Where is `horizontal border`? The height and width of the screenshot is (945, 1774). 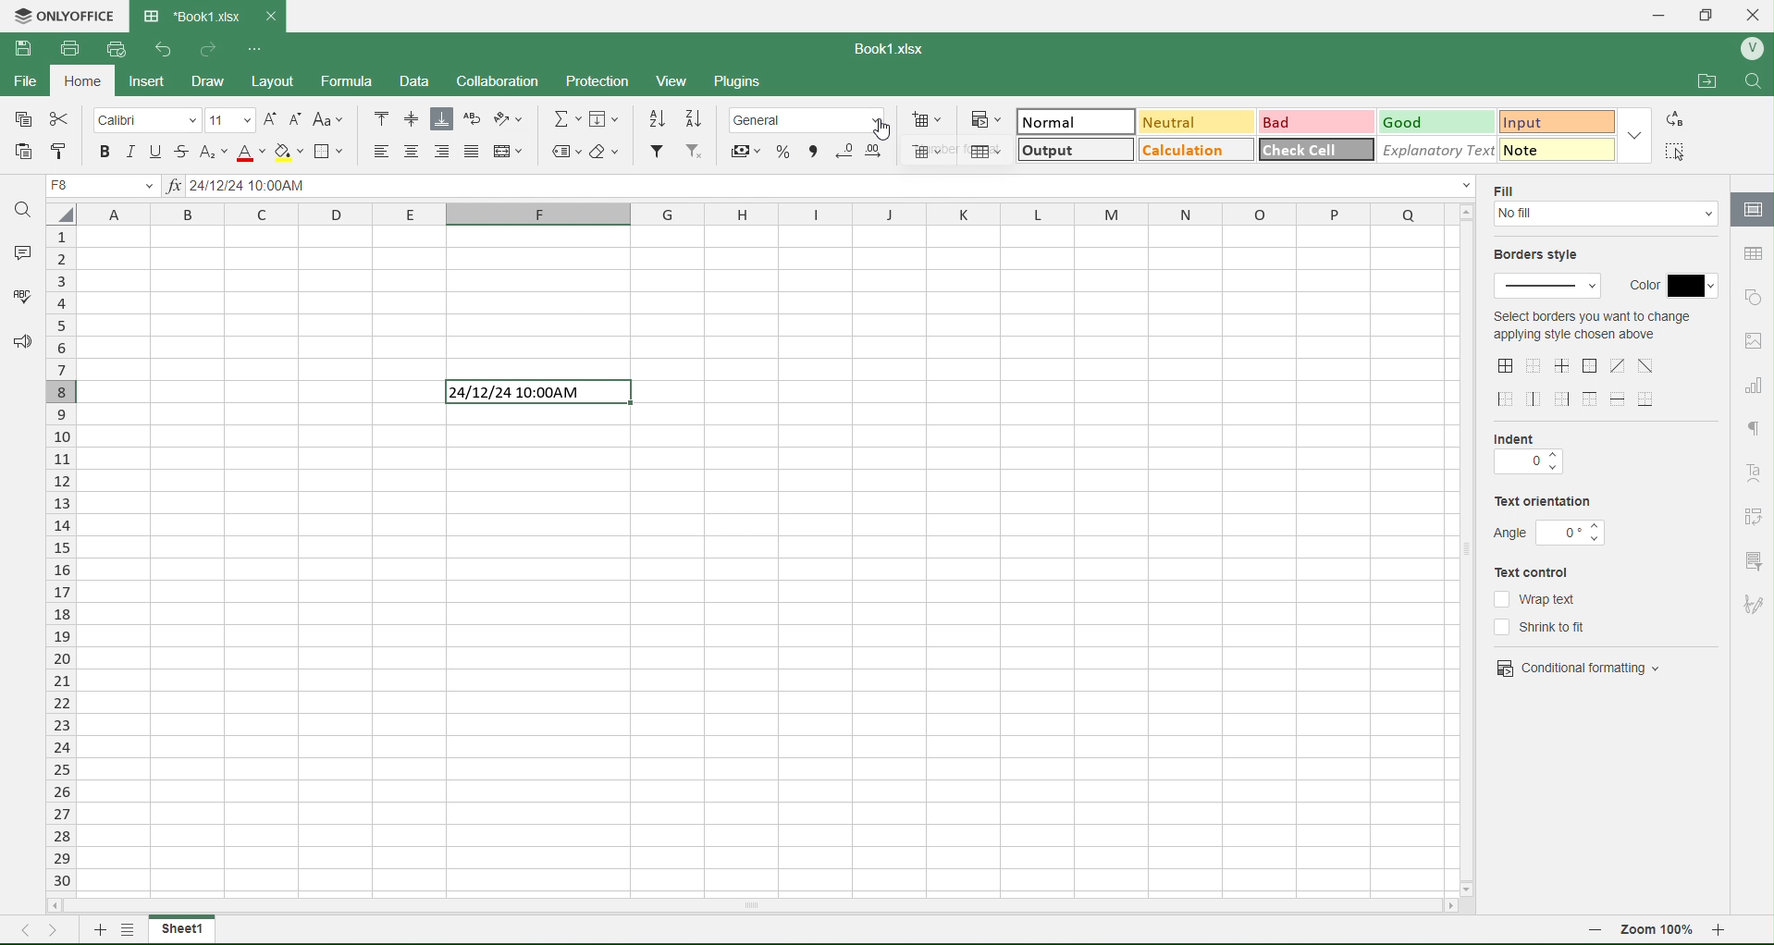 horizontal border is located at coordinates (1620, 400).